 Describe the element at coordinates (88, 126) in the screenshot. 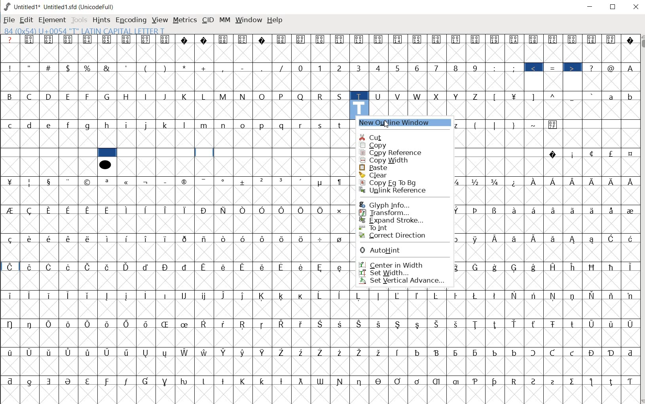

I see `g` at that location.